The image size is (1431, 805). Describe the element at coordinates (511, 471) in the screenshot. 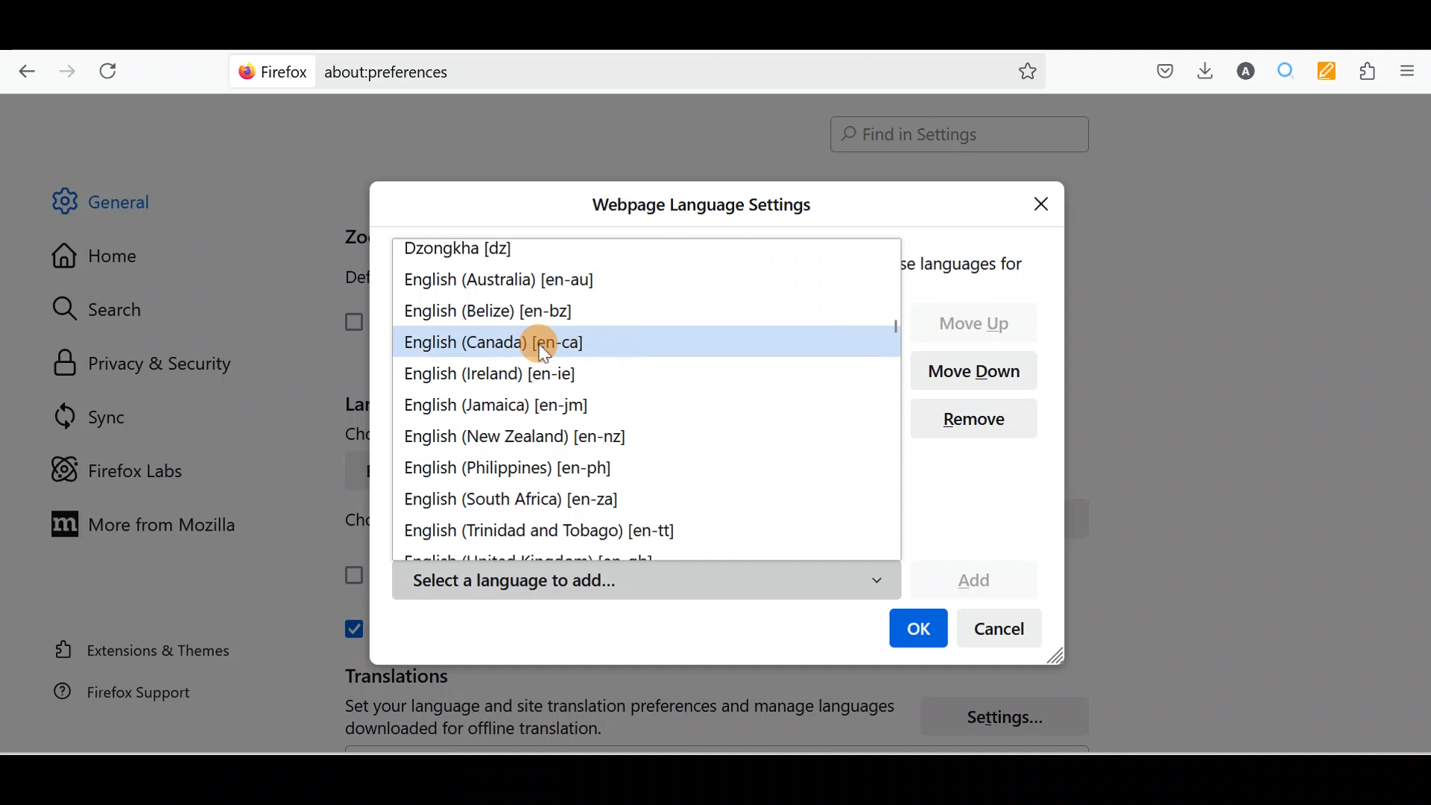

I see `English (Philippines) [en-ph]` at that location.